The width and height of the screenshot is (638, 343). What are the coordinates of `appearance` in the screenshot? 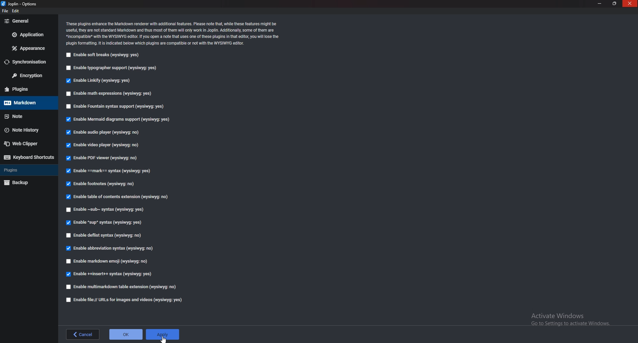 It's located at (30, 48).